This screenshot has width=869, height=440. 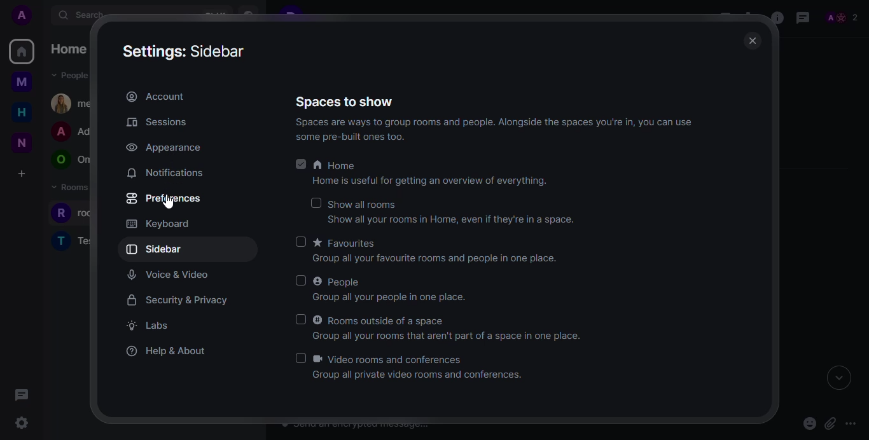 I want to click on Home is useful for getting an overview of everything., so click(x=429, y=181).